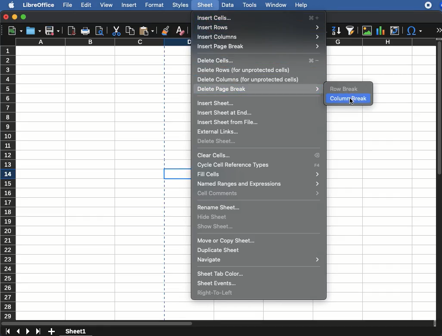  I want to click on open, so click(34, 30).